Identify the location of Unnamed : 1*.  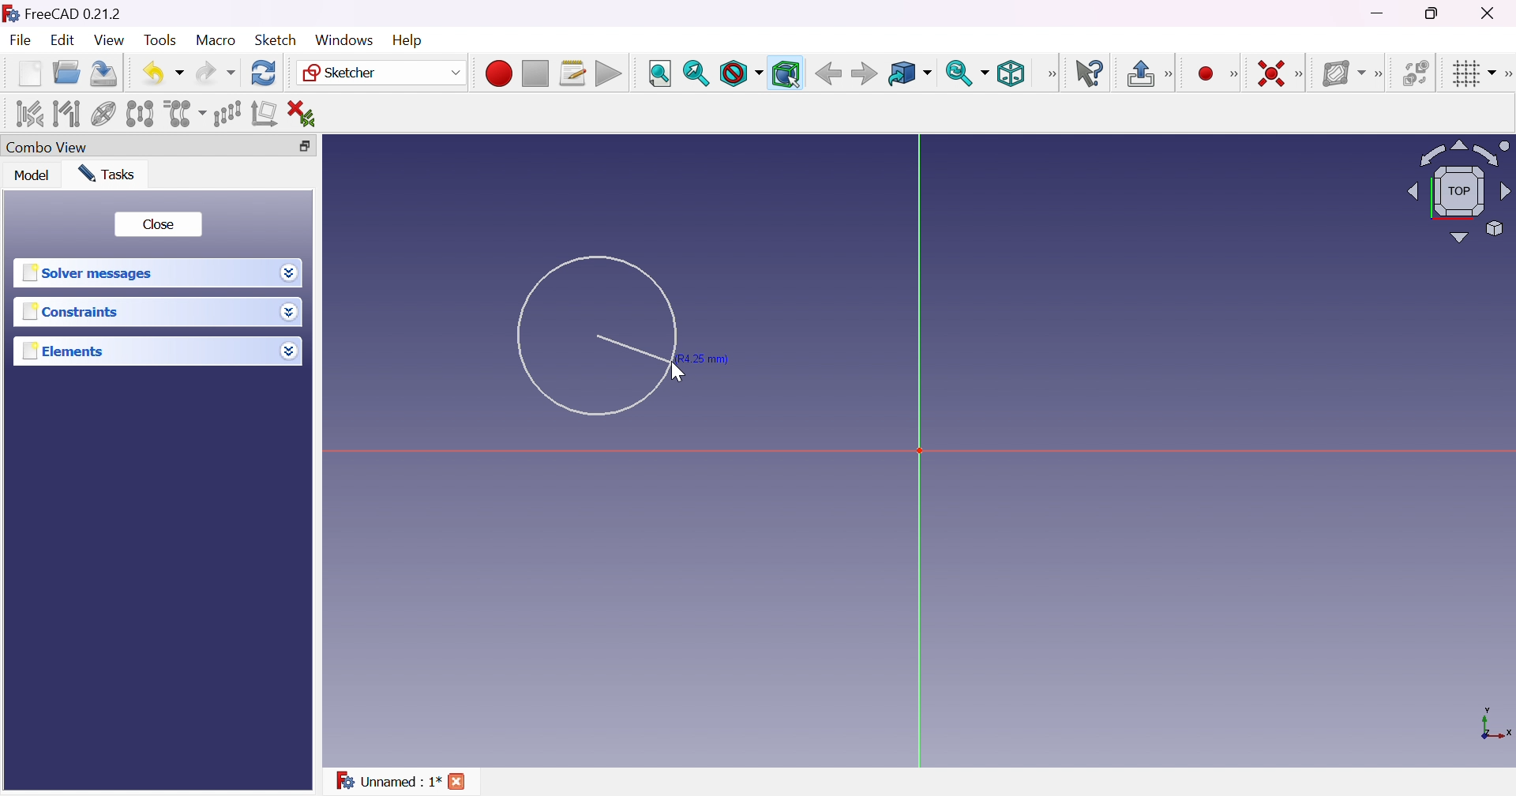
(387, 779).